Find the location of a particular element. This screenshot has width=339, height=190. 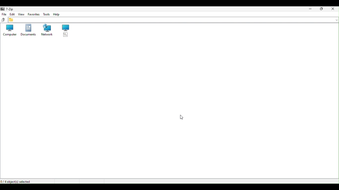

Restore is located at coordinates (322, 9).